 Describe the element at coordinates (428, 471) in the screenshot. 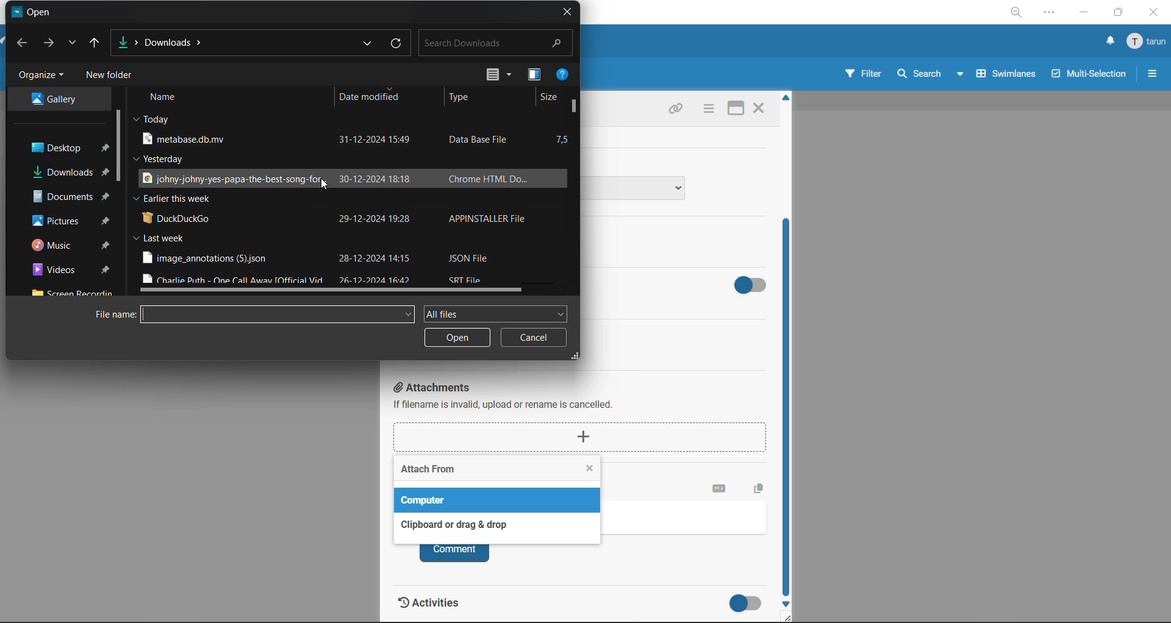

I see `attach from` at that location.